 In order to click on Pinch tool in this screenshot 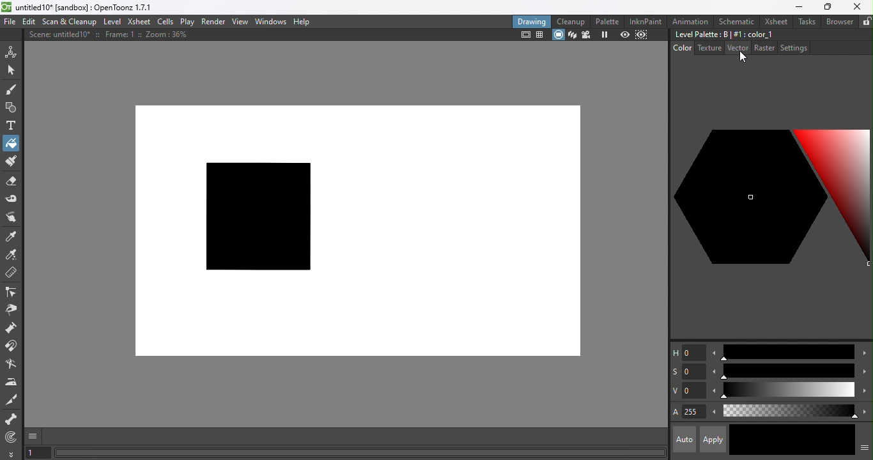, I will do `click(13, 309)`.